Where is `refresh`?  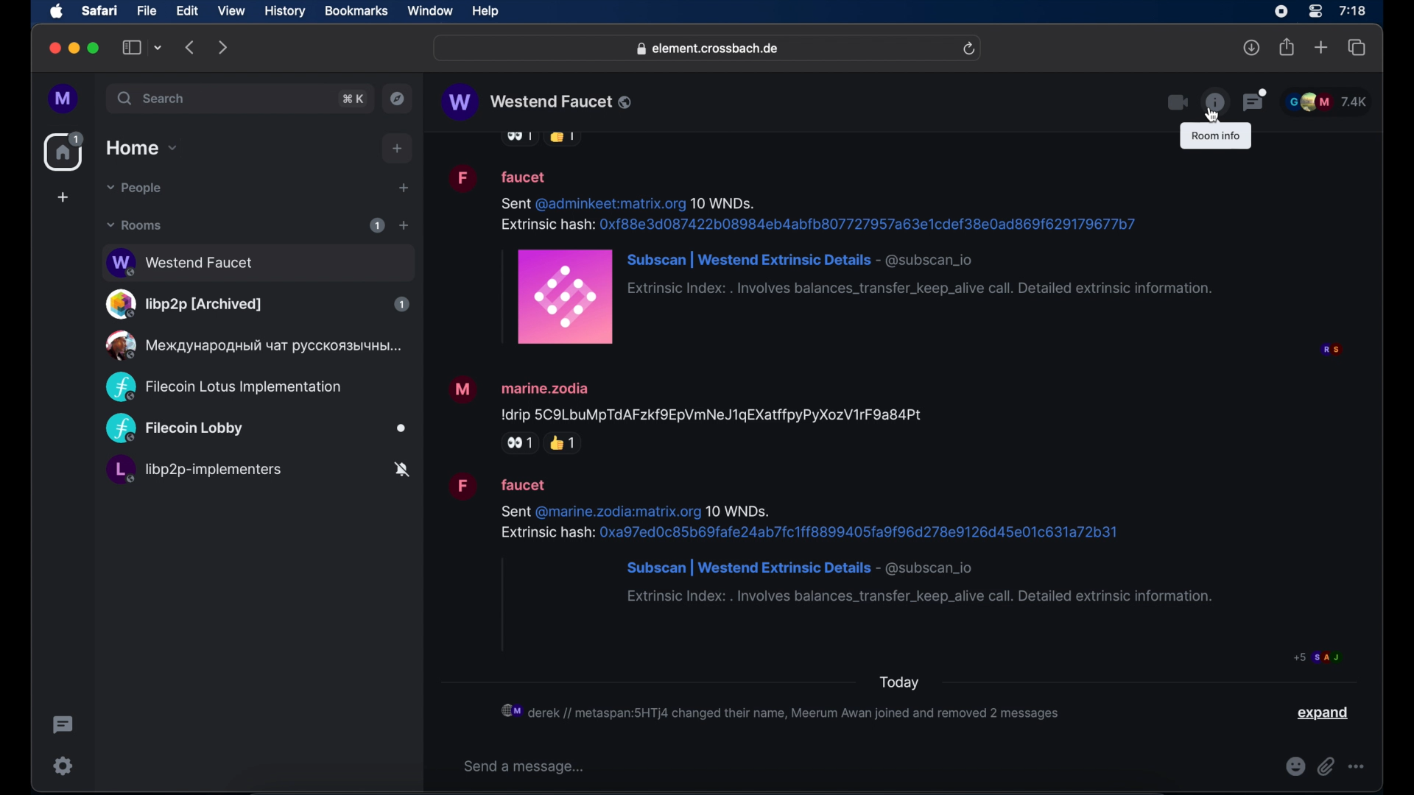 refresh is located at coordinates (968, 49).